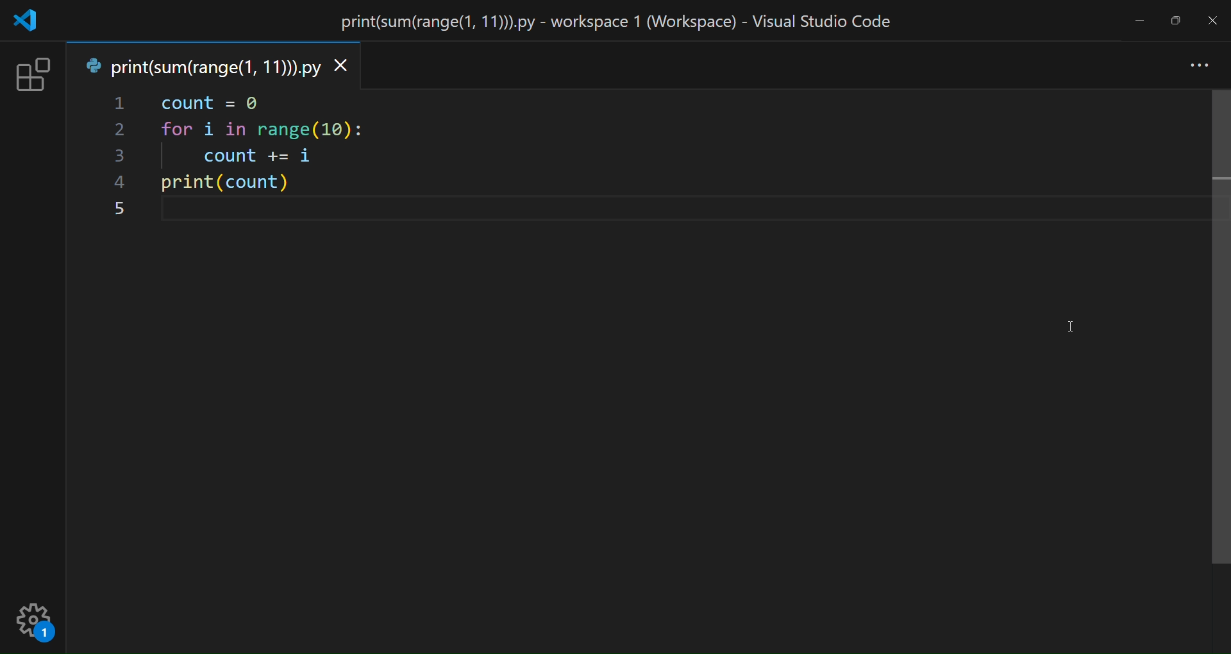 The height and width of the screenshot is (654, 1231). I want to click on line number, so click(119, 157).